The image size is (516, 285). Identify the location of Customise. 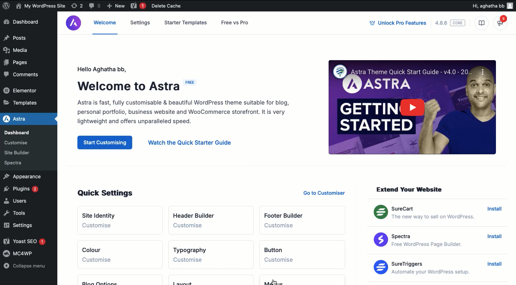
(195, 227).